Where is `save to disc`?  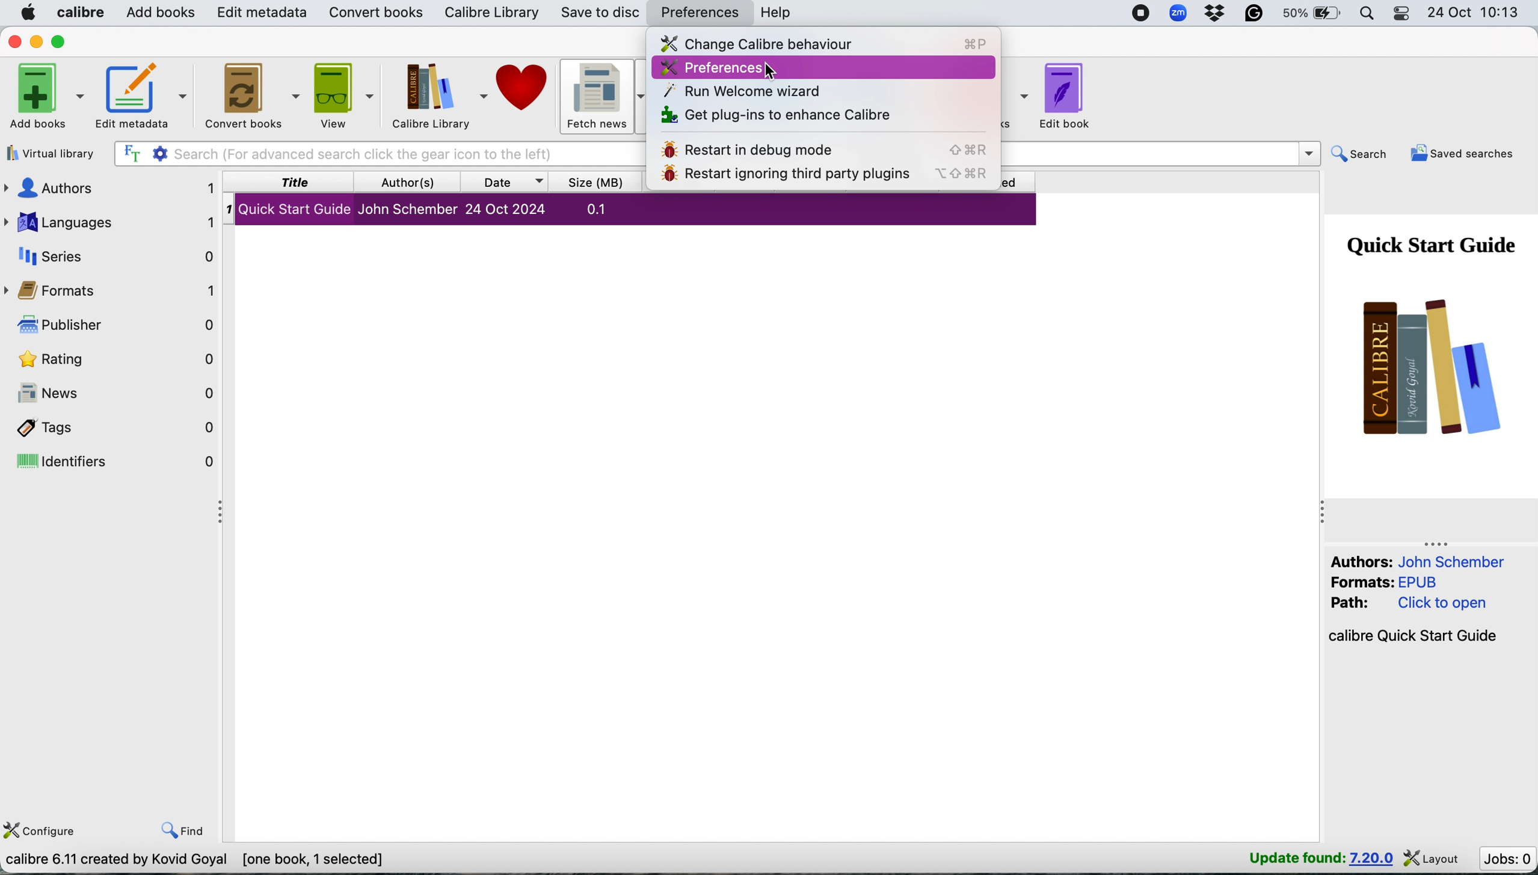
save to disc is located at coordinates (598, 13).